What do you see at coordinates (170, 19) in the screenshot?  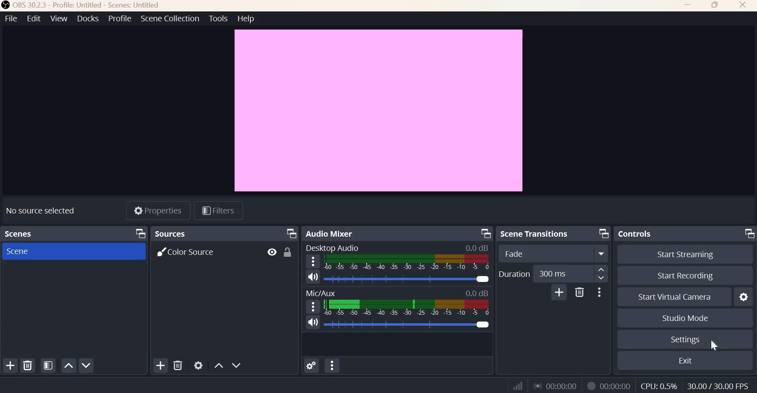 I see `Scene collection` at bounding box center [170, 19].